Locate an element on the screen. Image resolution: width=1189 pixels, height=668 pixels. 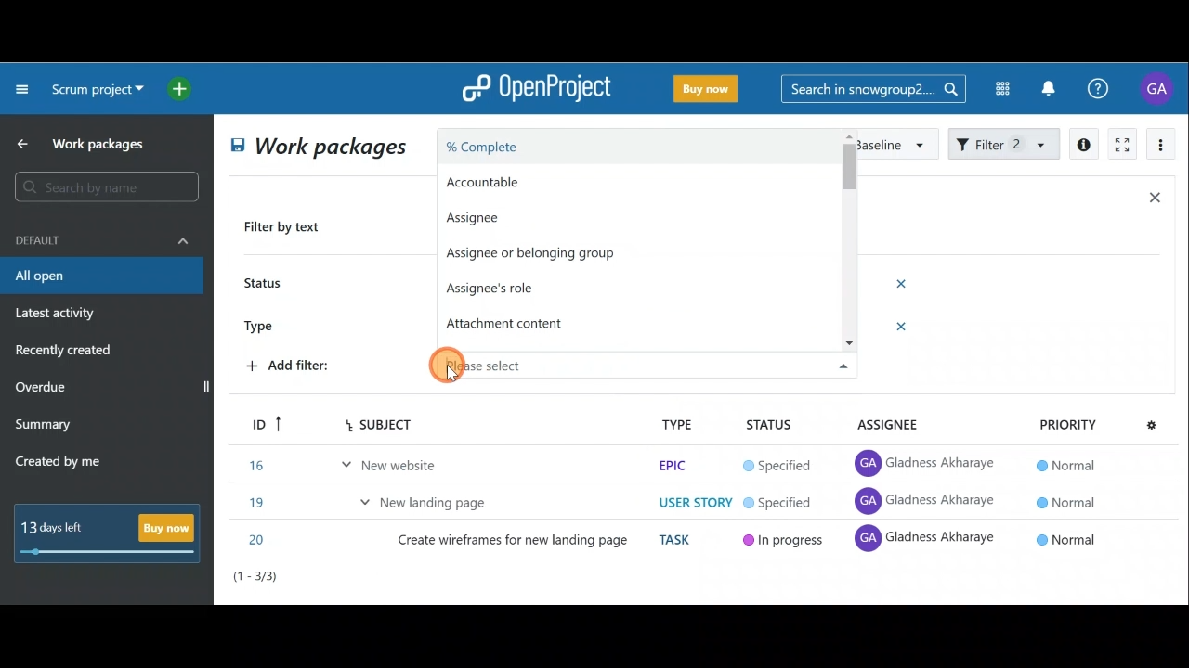
Buy now is located at coordinates (113, 533).